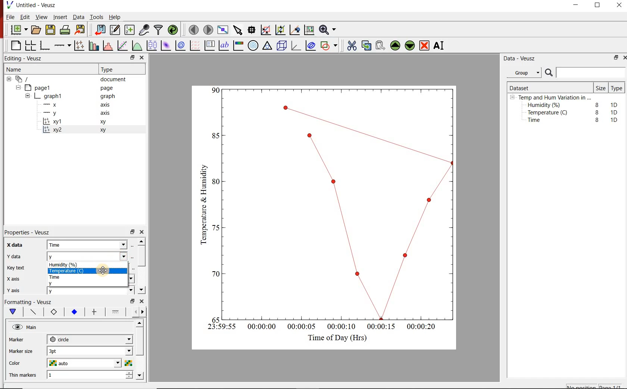 The height and width of the screenshot is (389, 627). What do you see at coordinates (131, 268) in the screenshot?
I see `edit text` at bounding box center [131, 268].